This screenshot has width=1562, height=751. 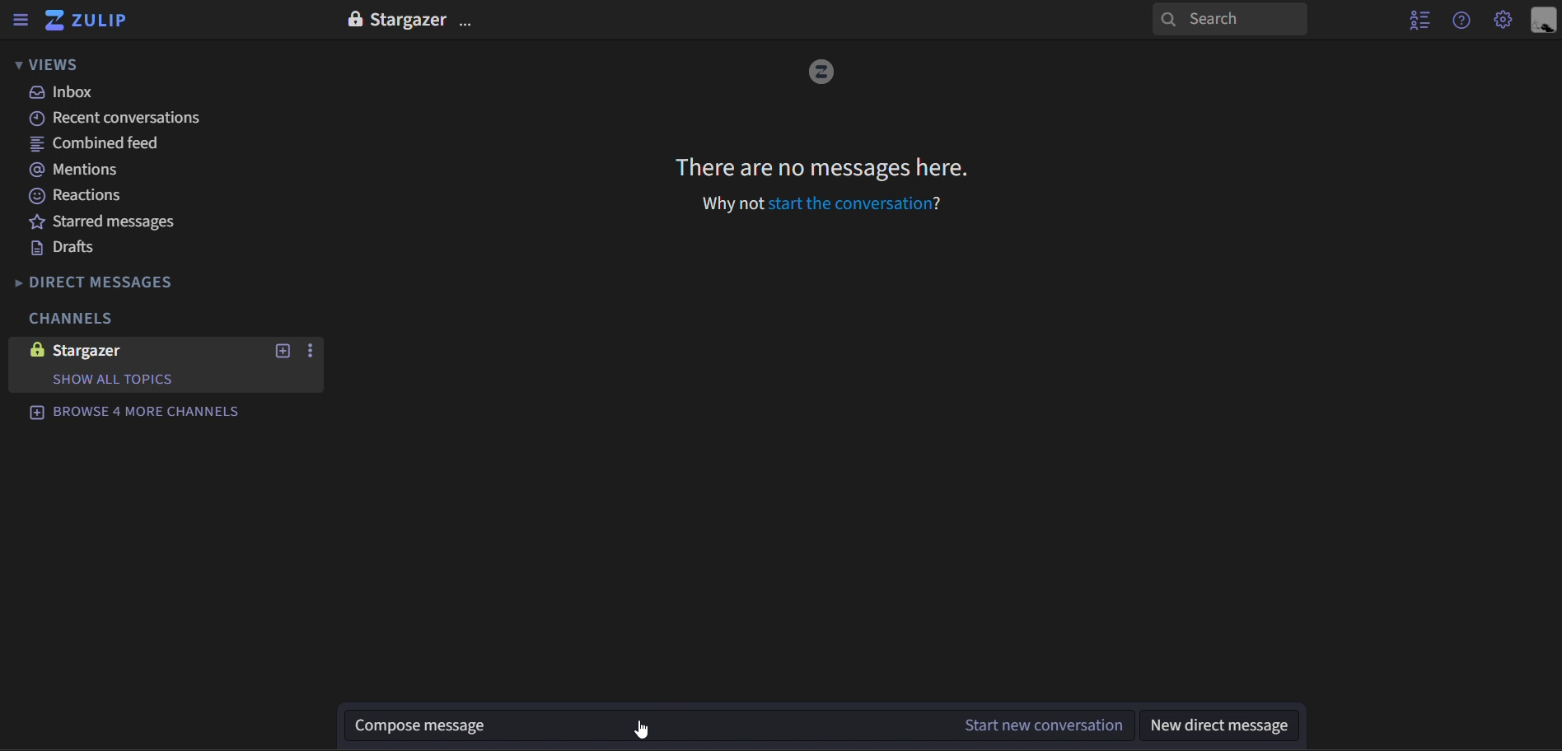 What do you see at coordinates (1502, 21) in the screenshot?
I see `Settings` at bounding box center [1502, 21].